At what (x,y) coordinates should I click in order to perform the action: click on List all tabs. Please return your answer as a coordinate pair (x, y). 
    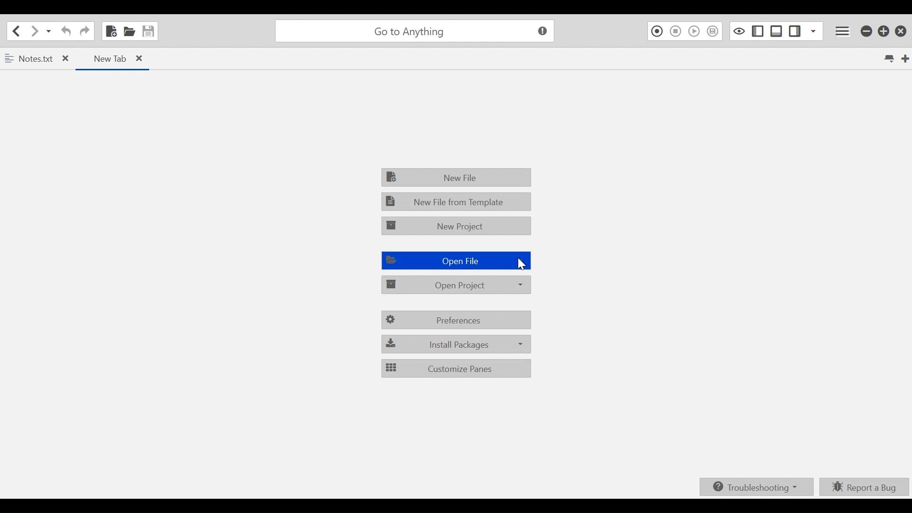
    Looking at the image, I should click on (888, 58).